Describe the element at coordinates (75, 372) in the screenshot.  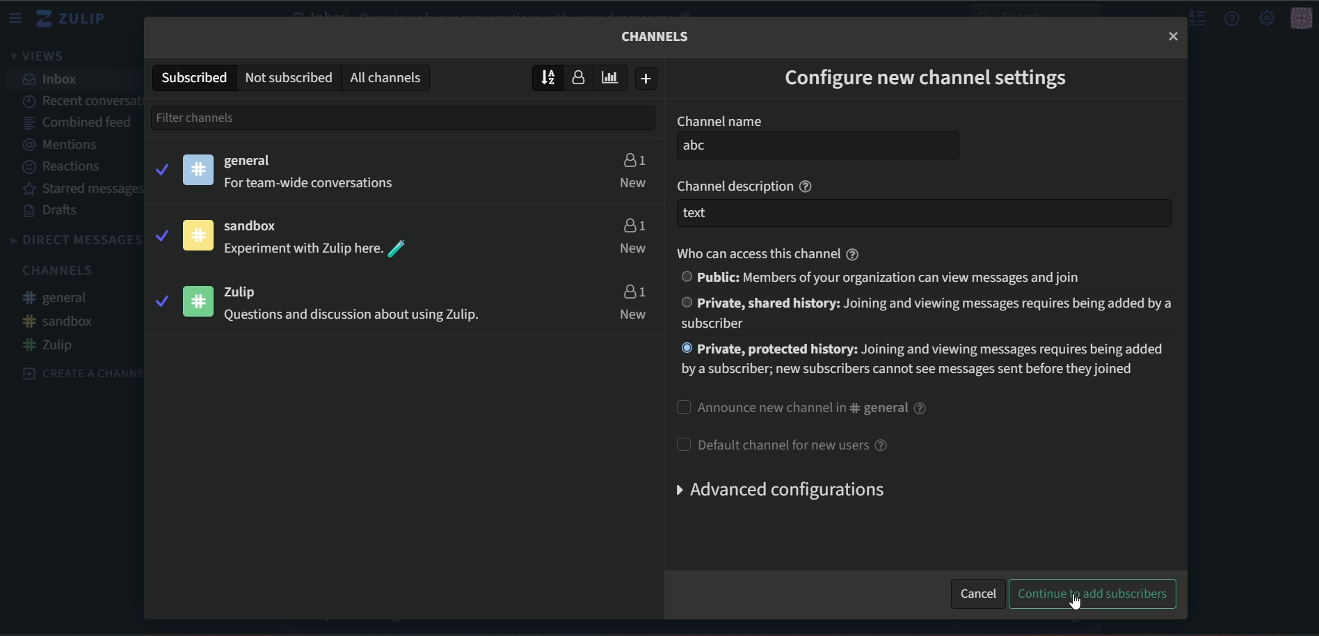
I see `create a channel` at that location.